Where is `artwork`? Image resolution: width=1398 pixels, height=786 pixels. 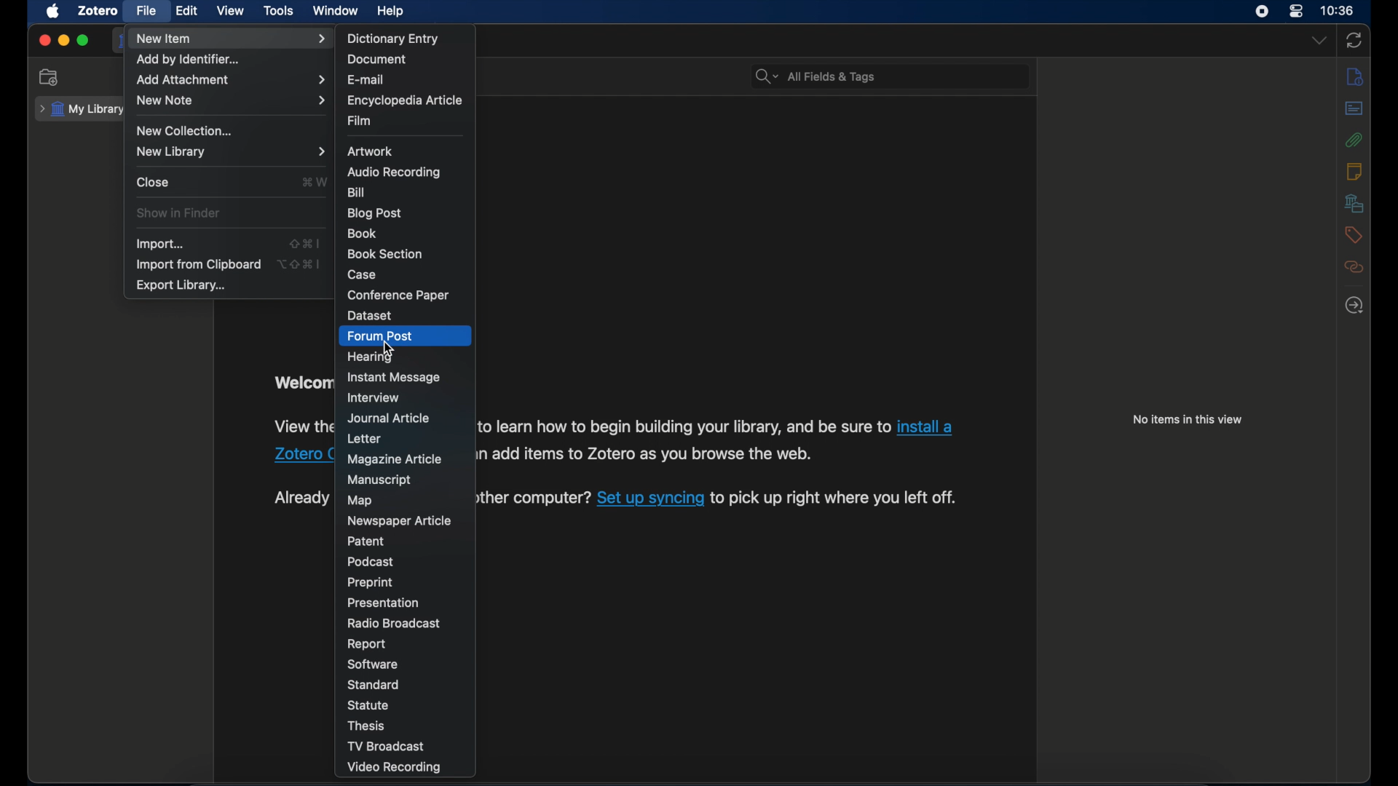
artwork is located at coordinates (370, 151).